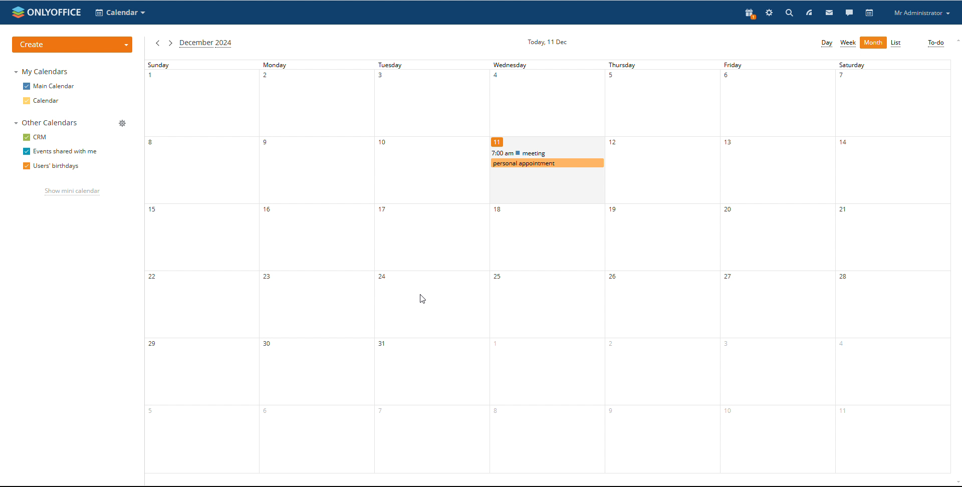 Image resolution: width=962 pixels, height=487 pixels. Describe the element at coordinates (43, 72) in the screenshot. I see `my calendars` at that location.